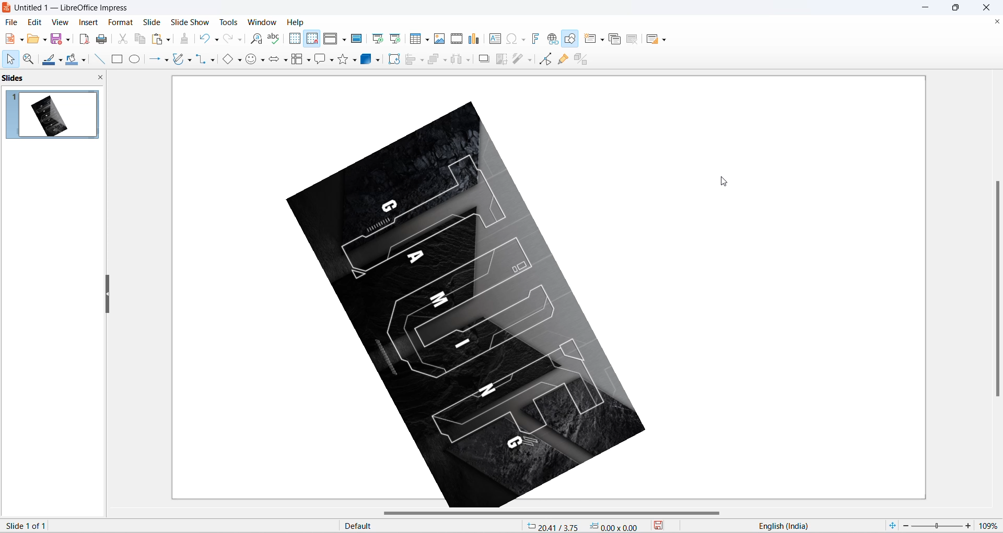  I want to click on paste, so click(158, 39).